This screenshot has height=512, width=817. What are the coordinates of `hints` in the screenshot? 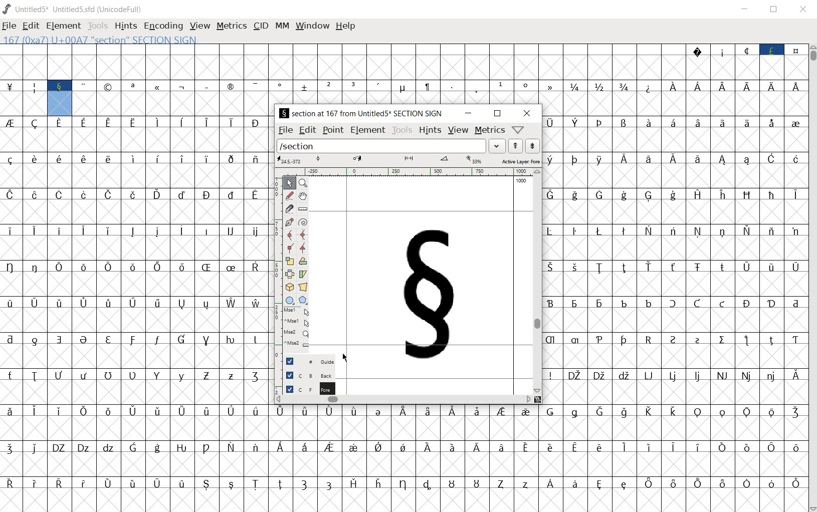 It's located at (431, 131).